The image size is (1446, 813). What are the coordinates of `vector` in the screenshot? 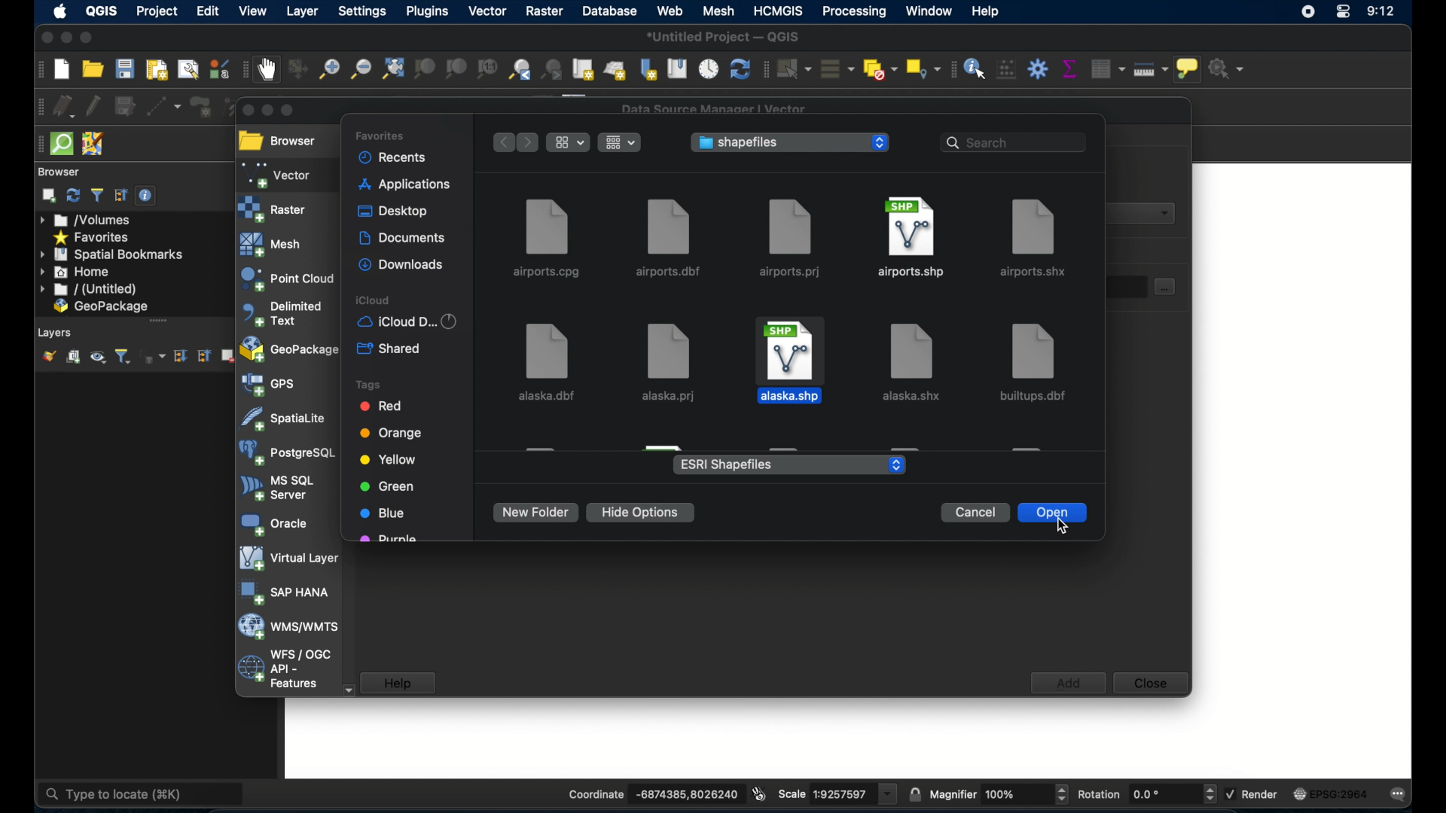 It's located at (487, 11).